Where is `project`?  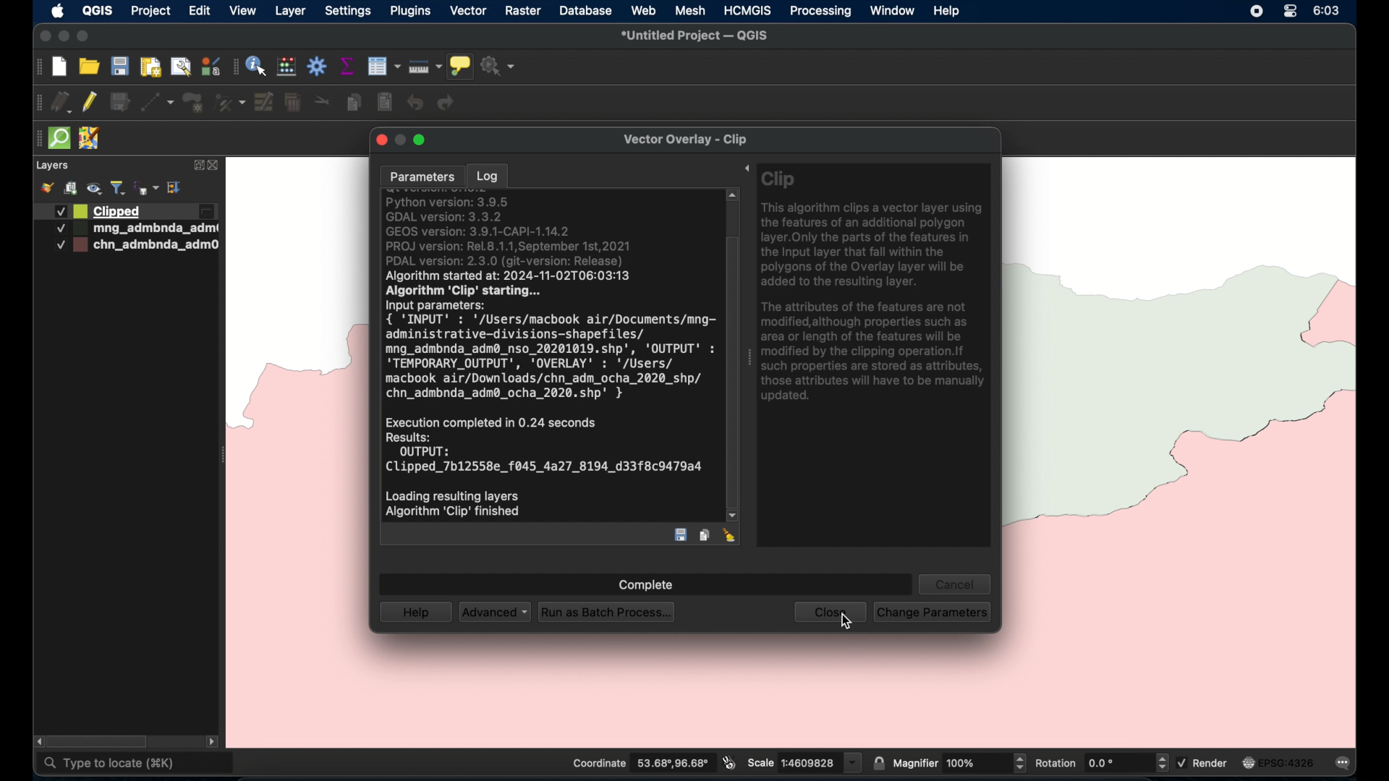
project is located at coordinates (150, 12).